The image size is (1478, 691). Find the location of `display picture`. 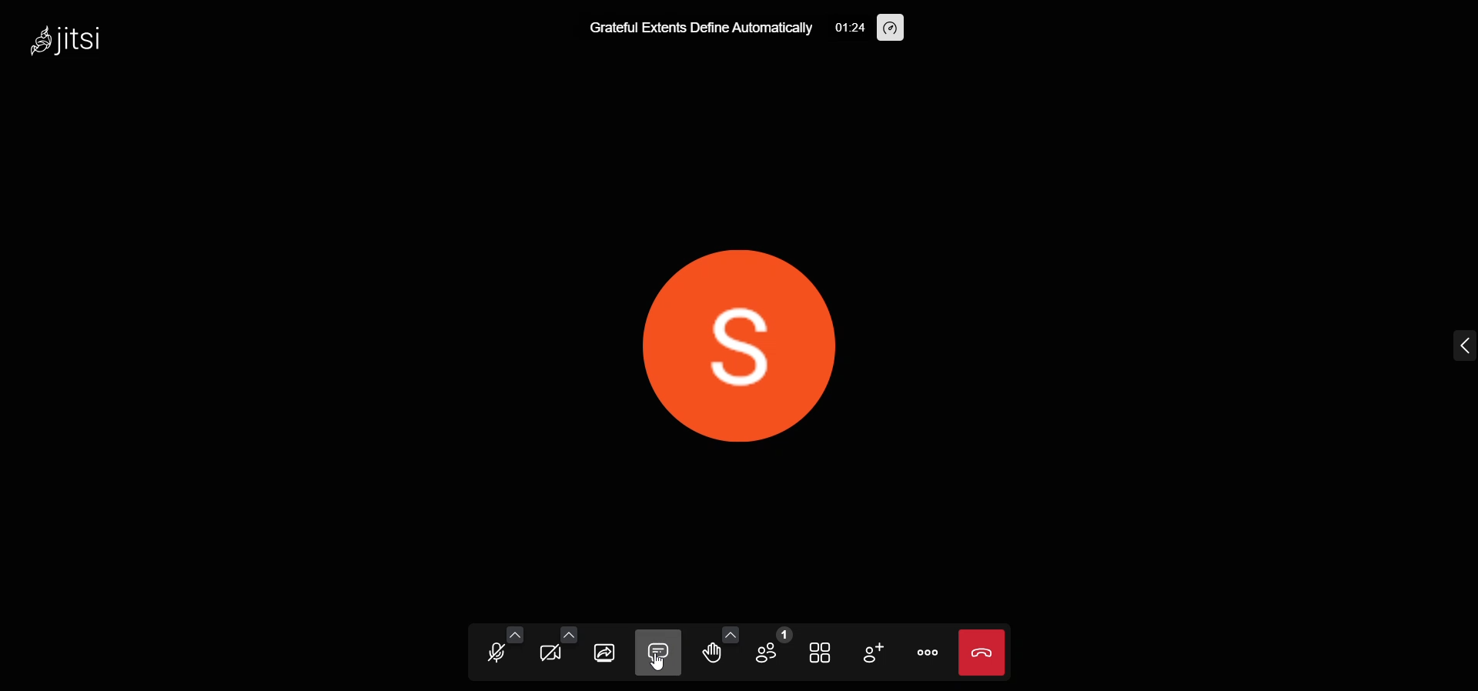

display picture is located at coordinates (748, 340).